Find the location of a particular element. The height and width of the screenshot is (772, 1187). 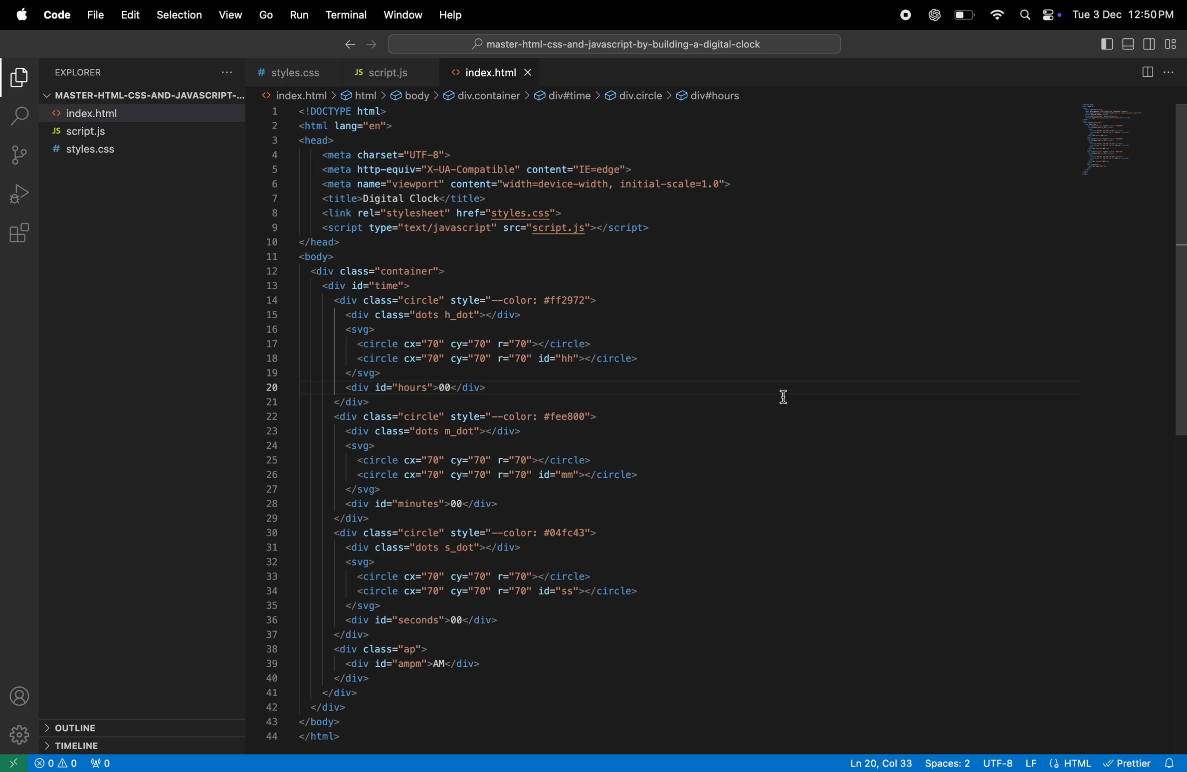

java script is located at coordinates (1048, 763).